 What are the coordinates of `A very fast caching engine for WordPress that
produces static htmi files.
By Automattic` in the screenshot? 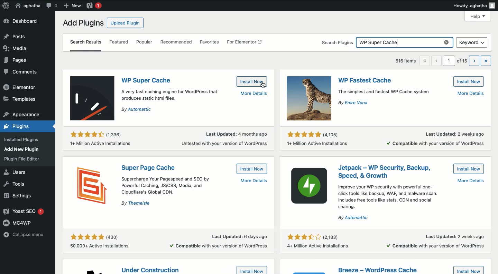 It's located at (194, 101).